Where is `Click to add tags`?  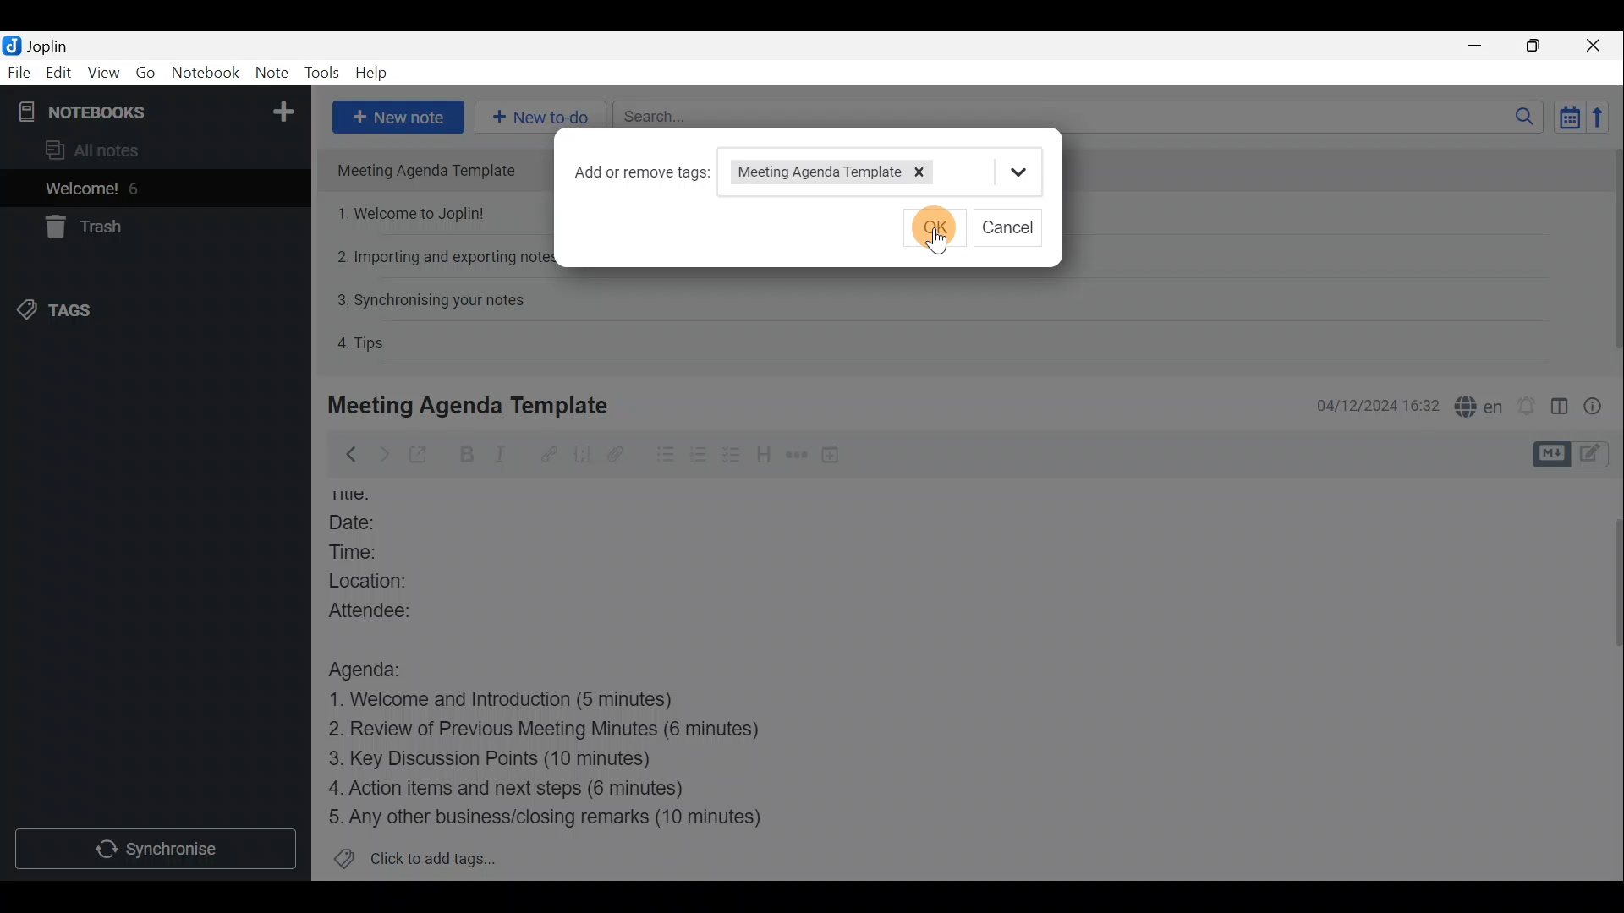
Click to add tags is located at coordinates (438, 855).